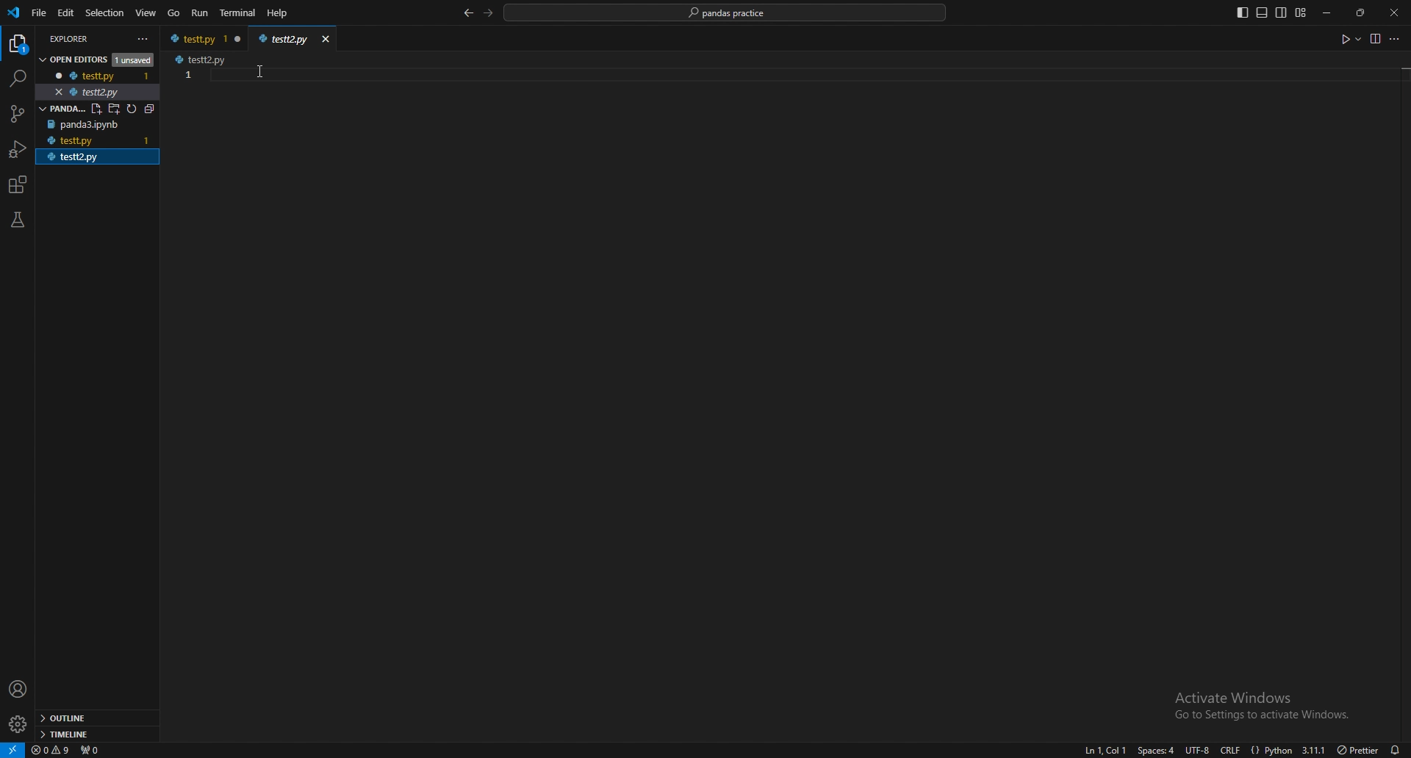  What do you see at coordinates (16, 114) in the screenshot?
I see `source control` at bounding box center [16, 114].